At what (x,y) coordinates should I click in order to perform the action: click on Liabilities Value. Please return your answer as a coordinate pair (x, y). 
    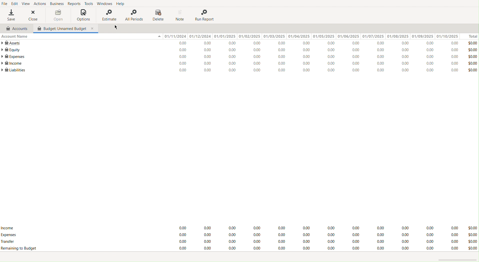
    Looking at the image, I should click on (313, 70).